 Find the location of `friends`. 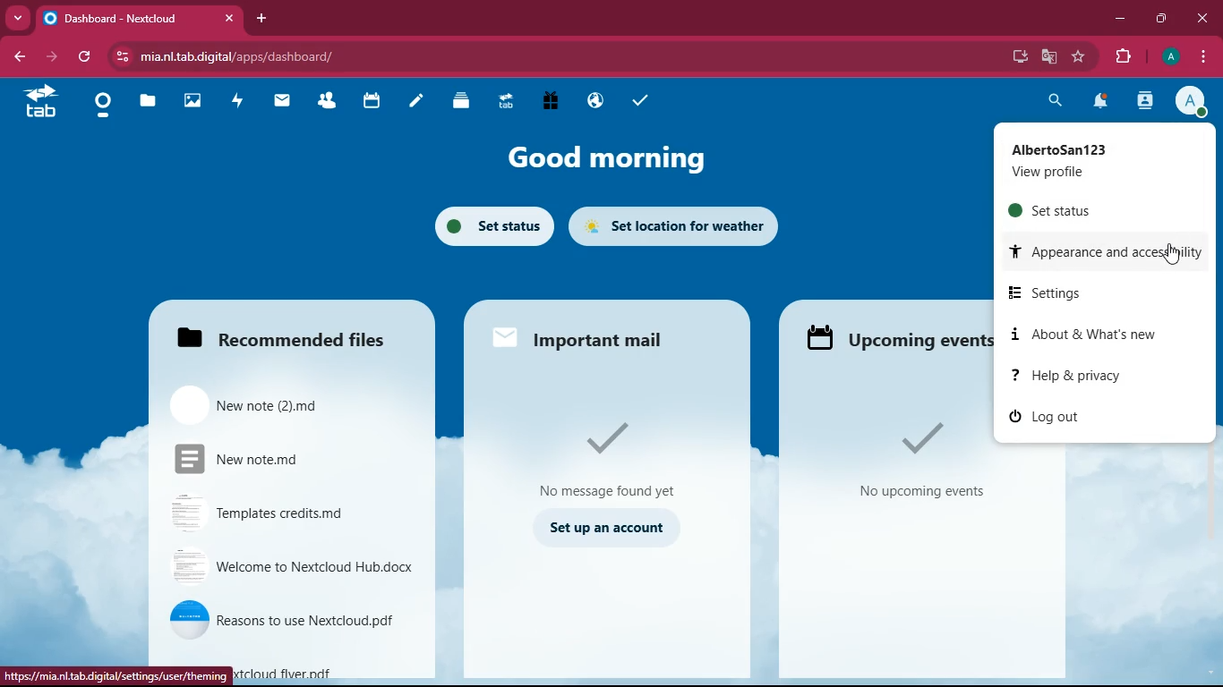

friends is located at coordinates (329, 102).